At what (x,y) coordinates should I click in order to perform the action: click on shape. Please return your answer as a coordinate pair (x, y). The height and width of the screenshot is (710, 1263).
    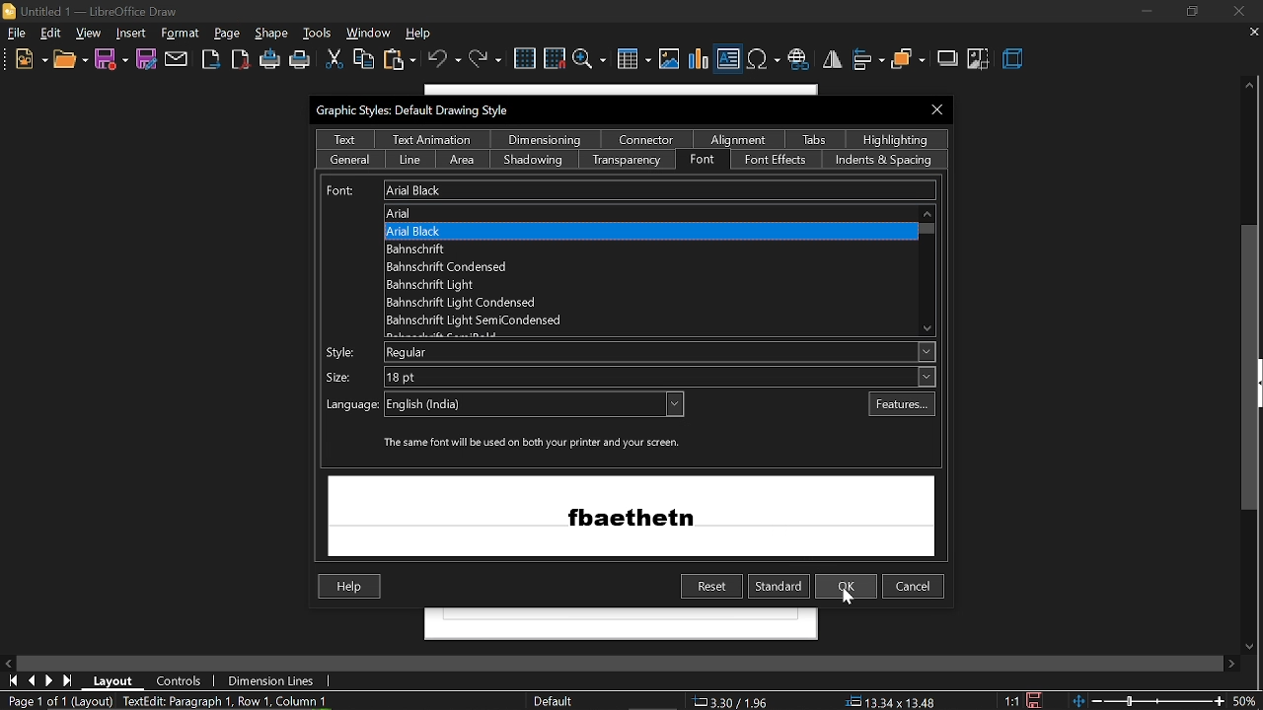
    Looking at the image, I should click on (130, 34).